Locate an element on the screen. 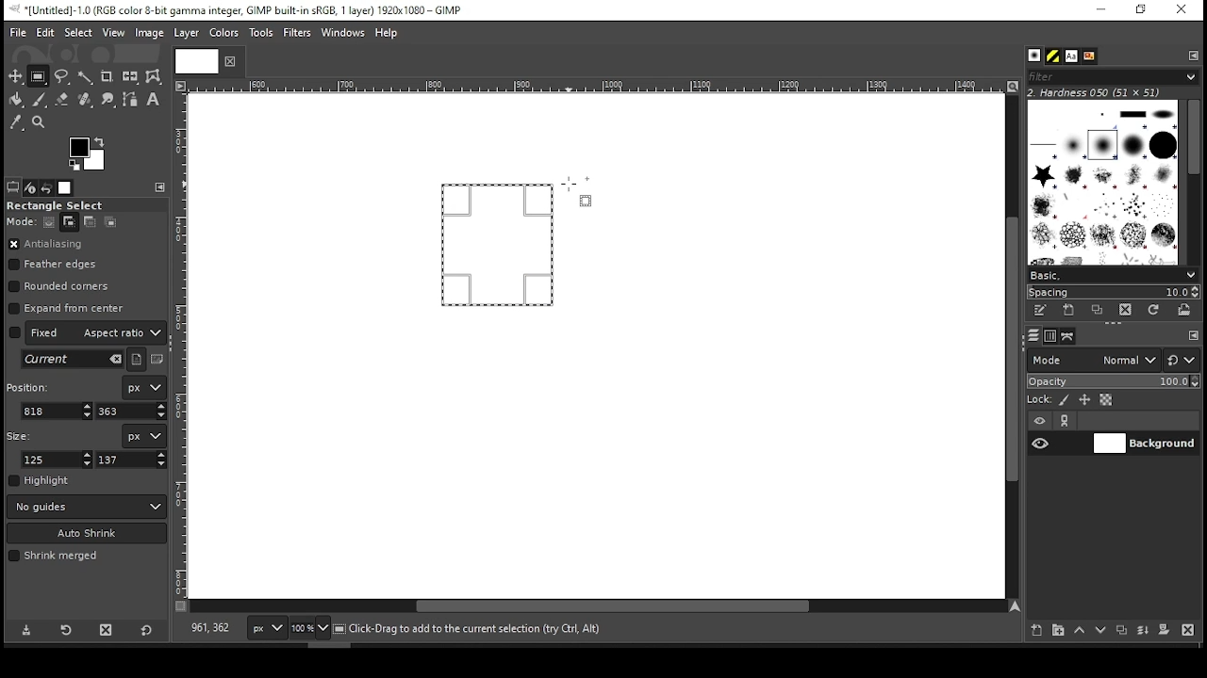 This screenshot has height=678, width=1207. scroll bar is located at coordinates (598, 607).